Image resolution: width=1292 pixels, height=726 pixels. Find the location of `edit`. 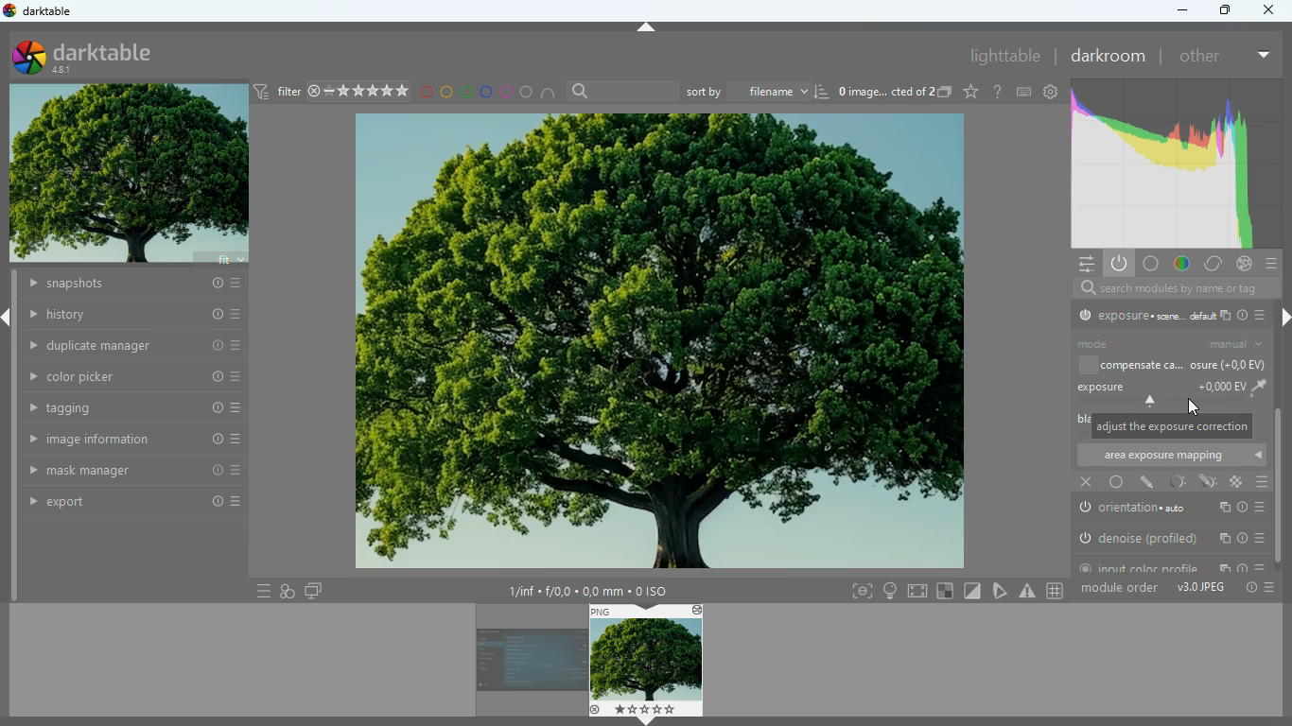

edit is located at coordinates (1206, 479).